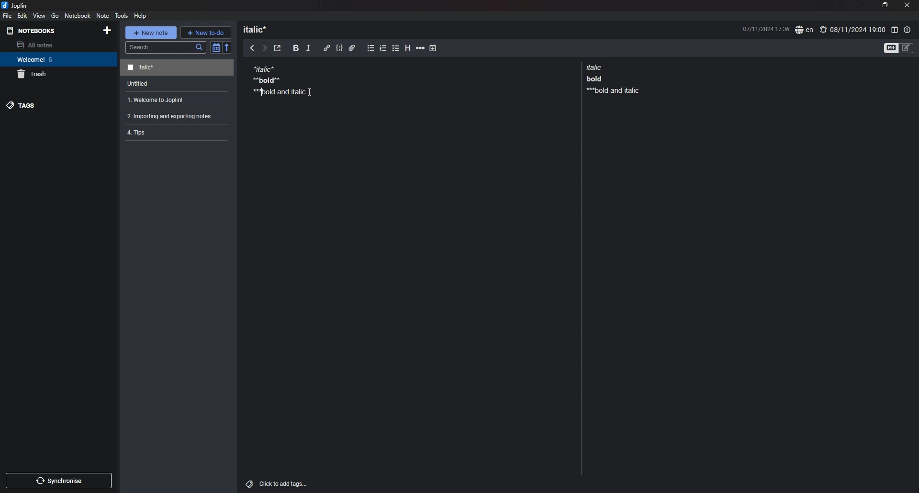  What do you see at coordinates (804, 30) in the screenshot?
I see `spell check` at bounding box center [804, 30].